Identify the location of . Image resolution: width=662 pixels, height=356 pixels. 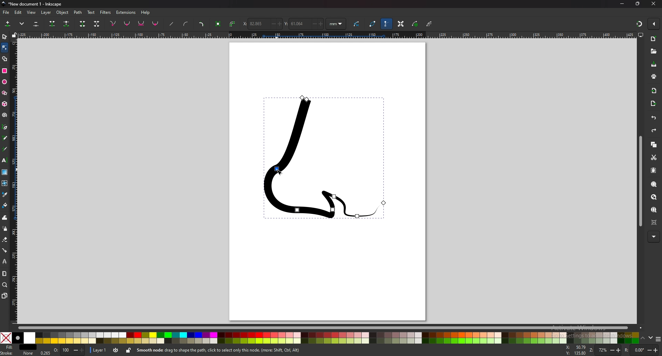
(654, 237).